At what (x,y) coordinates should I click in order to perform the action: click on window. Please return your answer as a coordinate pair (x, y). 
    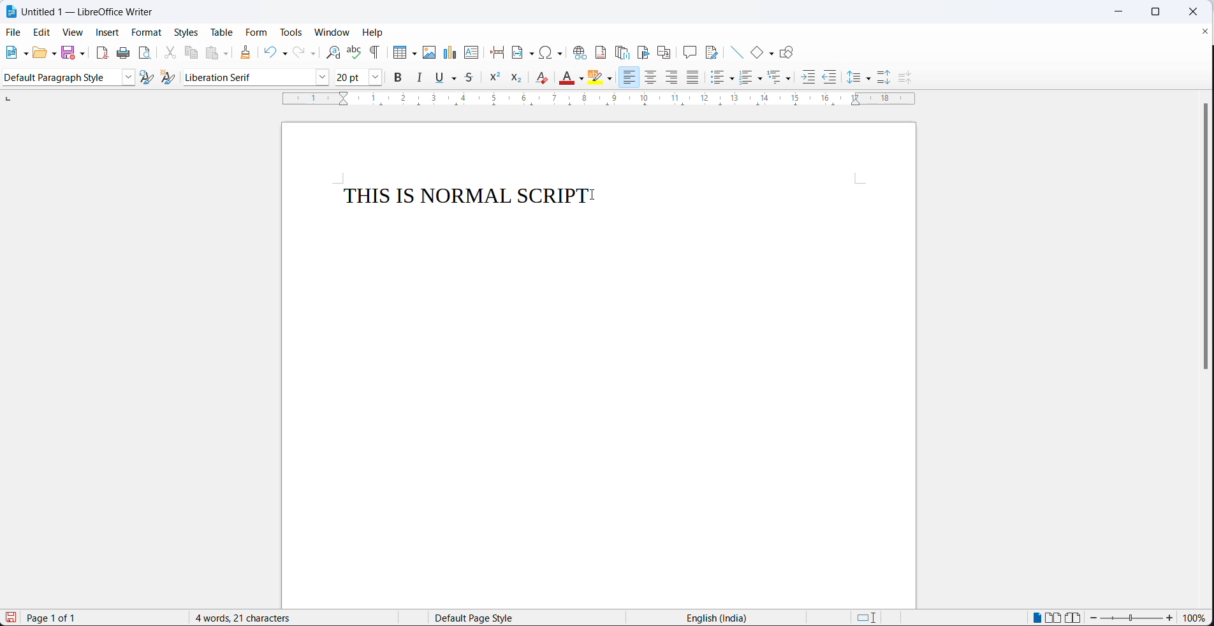
    Looking at the image, I should click on (333, 31).